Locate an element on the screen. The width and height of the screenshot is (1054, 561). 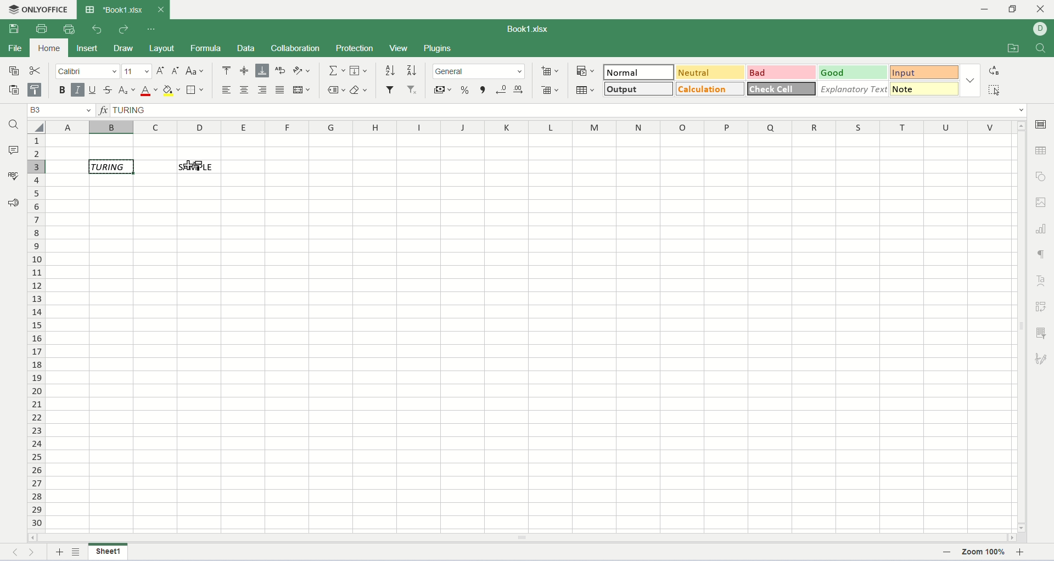
column name is located at coordinates (532, 128).